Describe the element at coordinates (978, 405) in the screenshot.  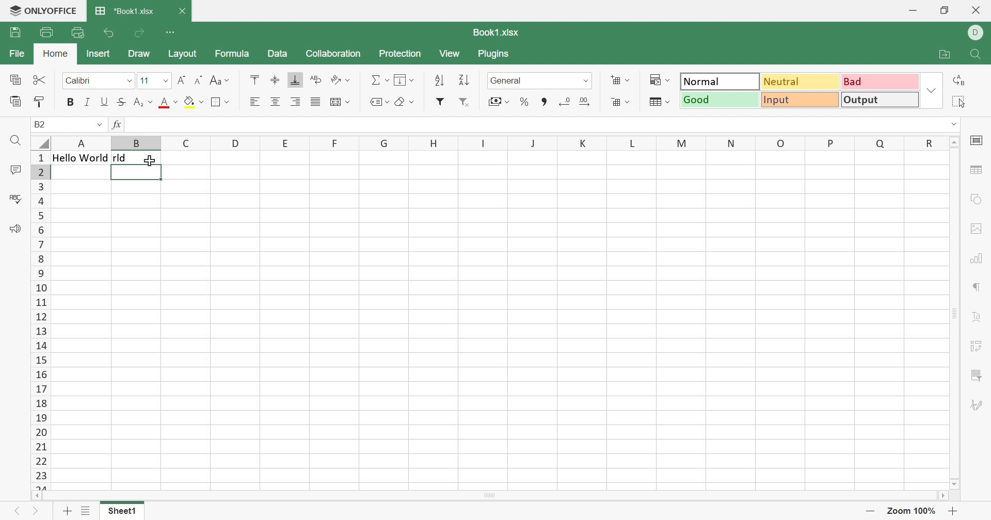
I see `Signature settings` at that location.